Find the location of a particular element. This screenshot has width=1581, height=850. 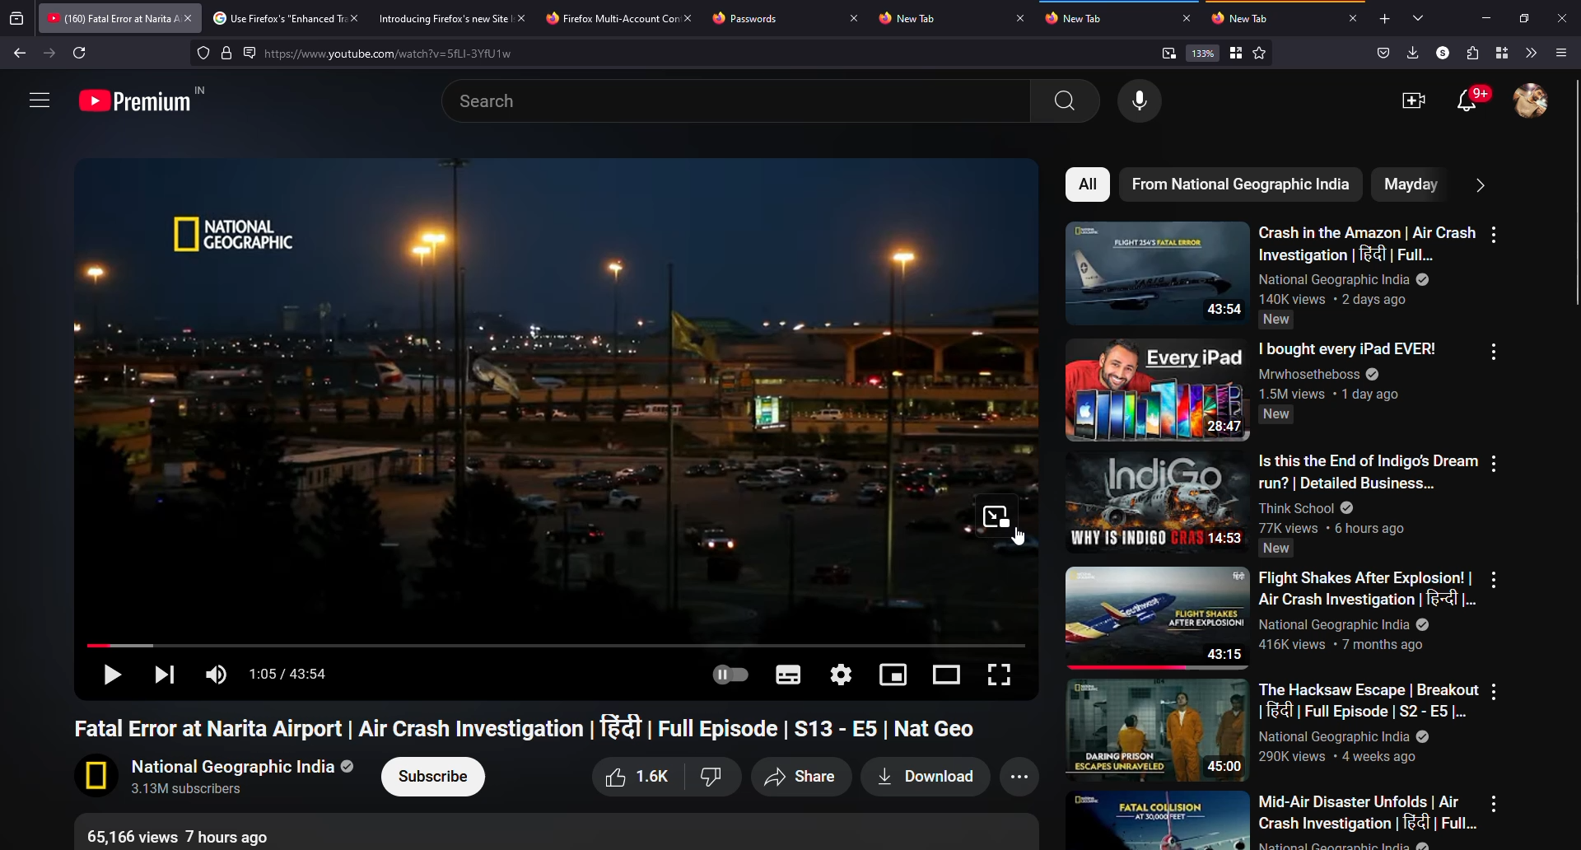

tab is located at coordinates (1074, 18).